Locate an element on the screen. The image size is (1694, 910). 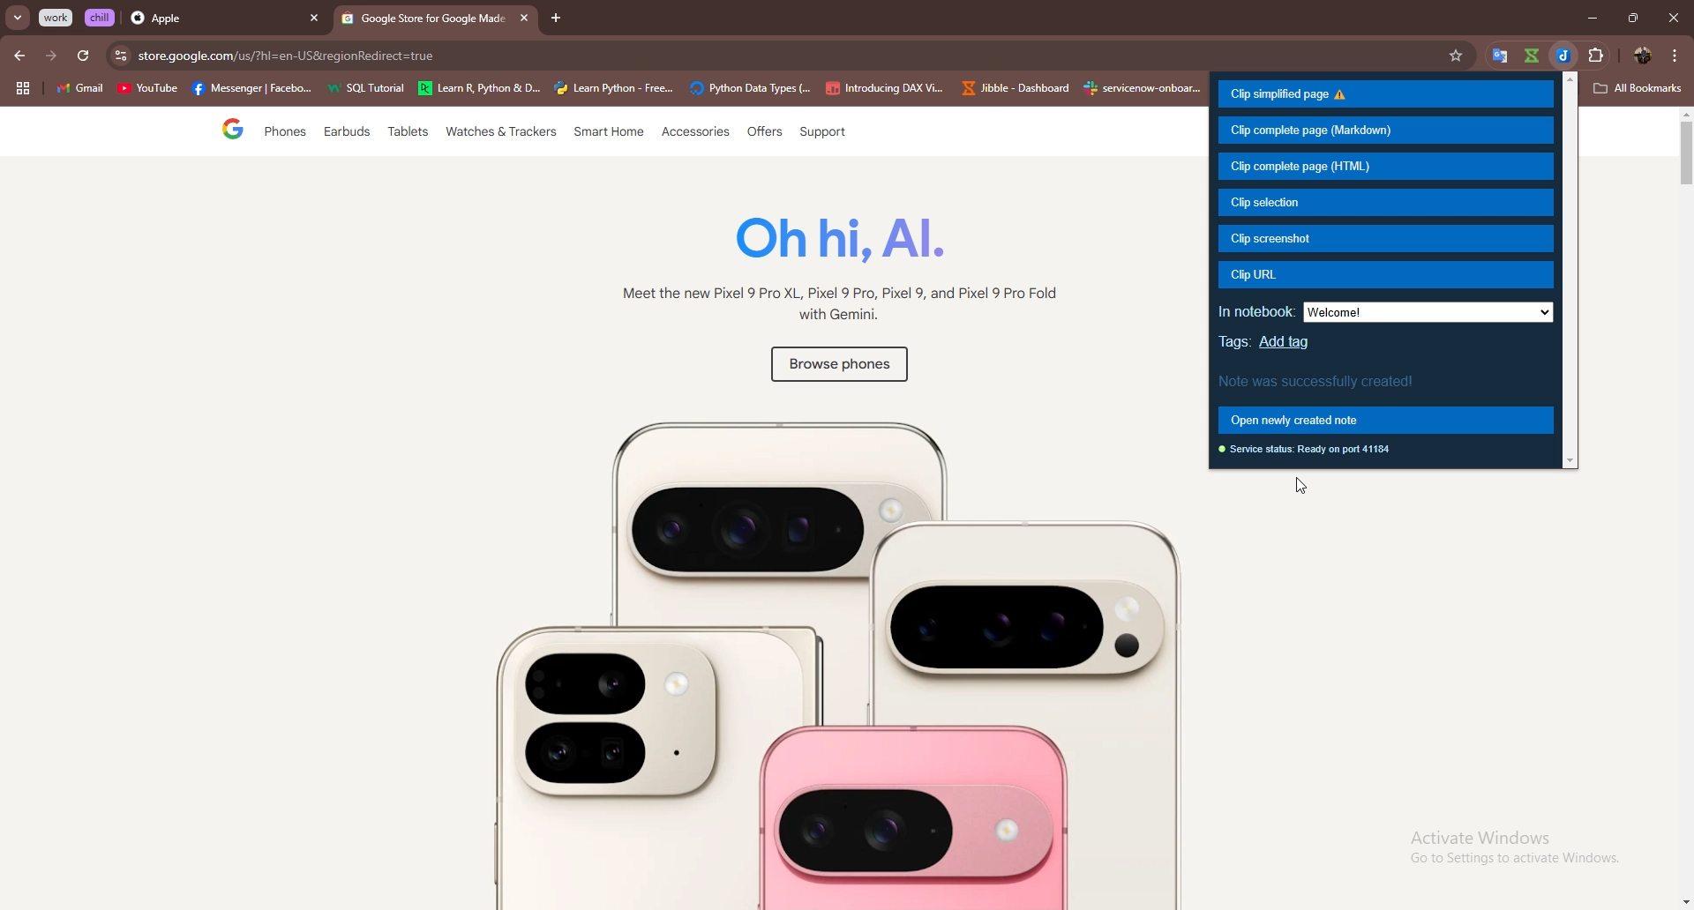
open newly created note is located at coordinates (1383, 420).